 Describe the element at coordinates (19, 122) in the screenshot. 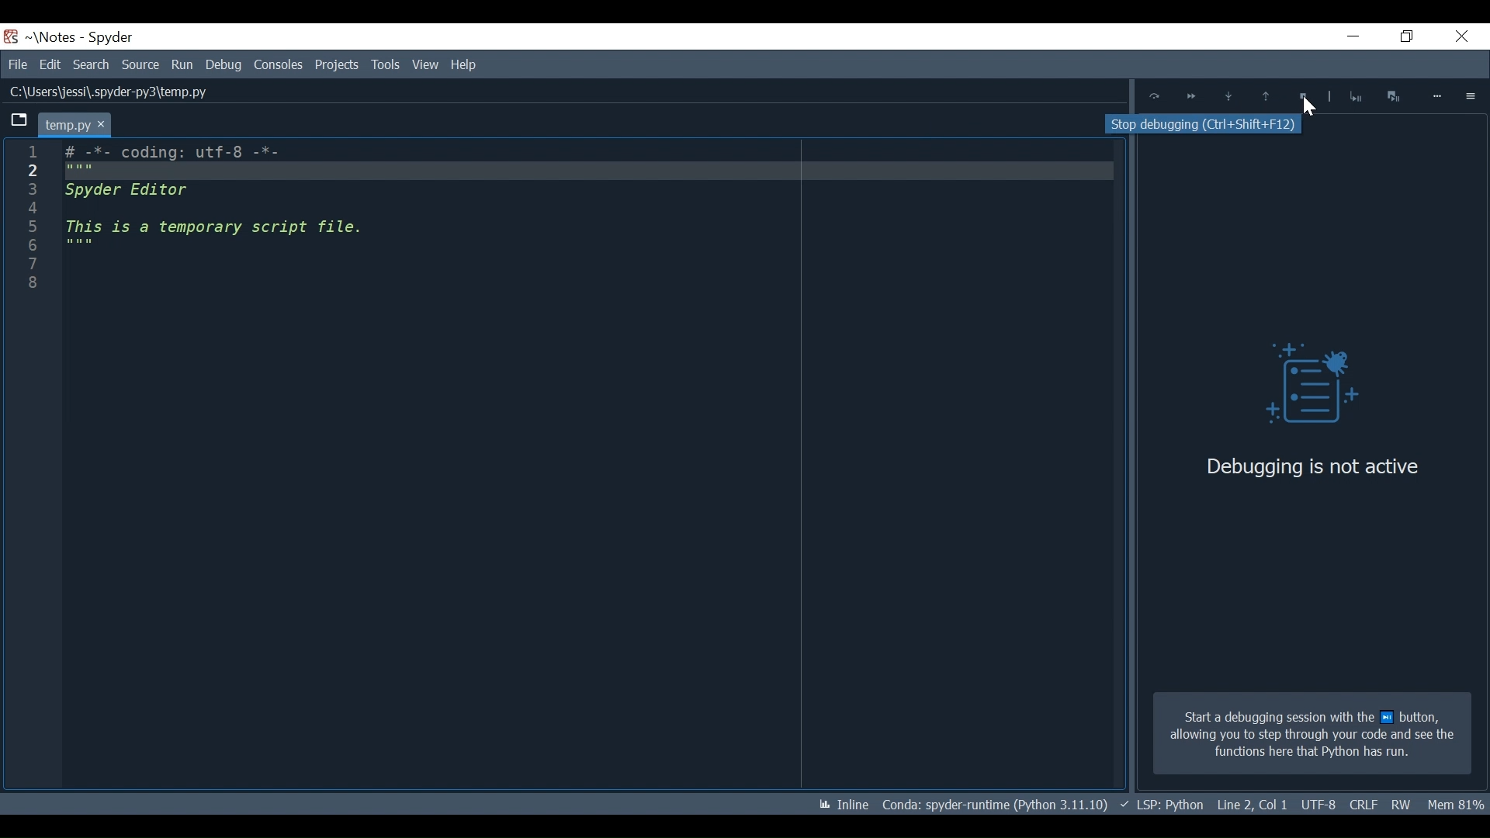

I see `Browse tab` at that location.